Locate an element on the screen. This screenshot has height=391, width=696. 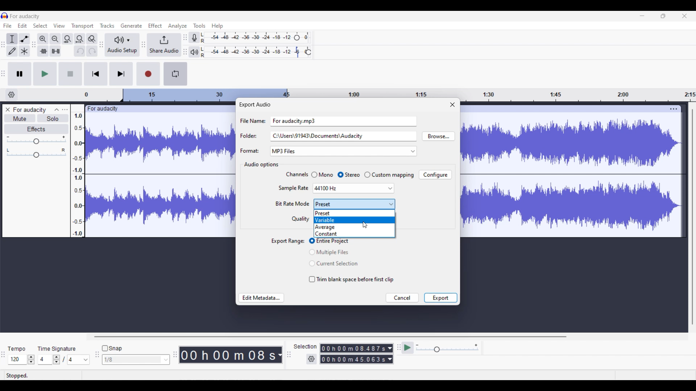
Timeline options is located at coordinates (12, 95).